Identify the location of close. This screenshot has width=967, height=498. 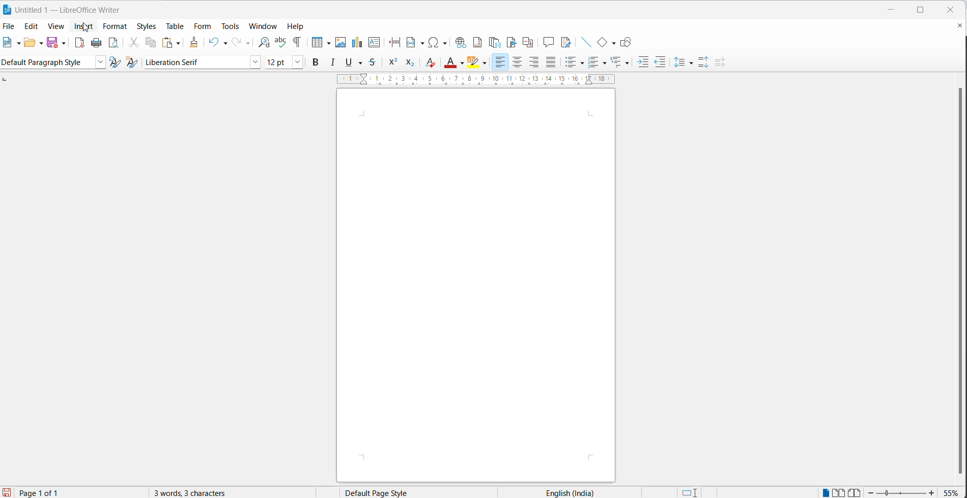
(476, 288).